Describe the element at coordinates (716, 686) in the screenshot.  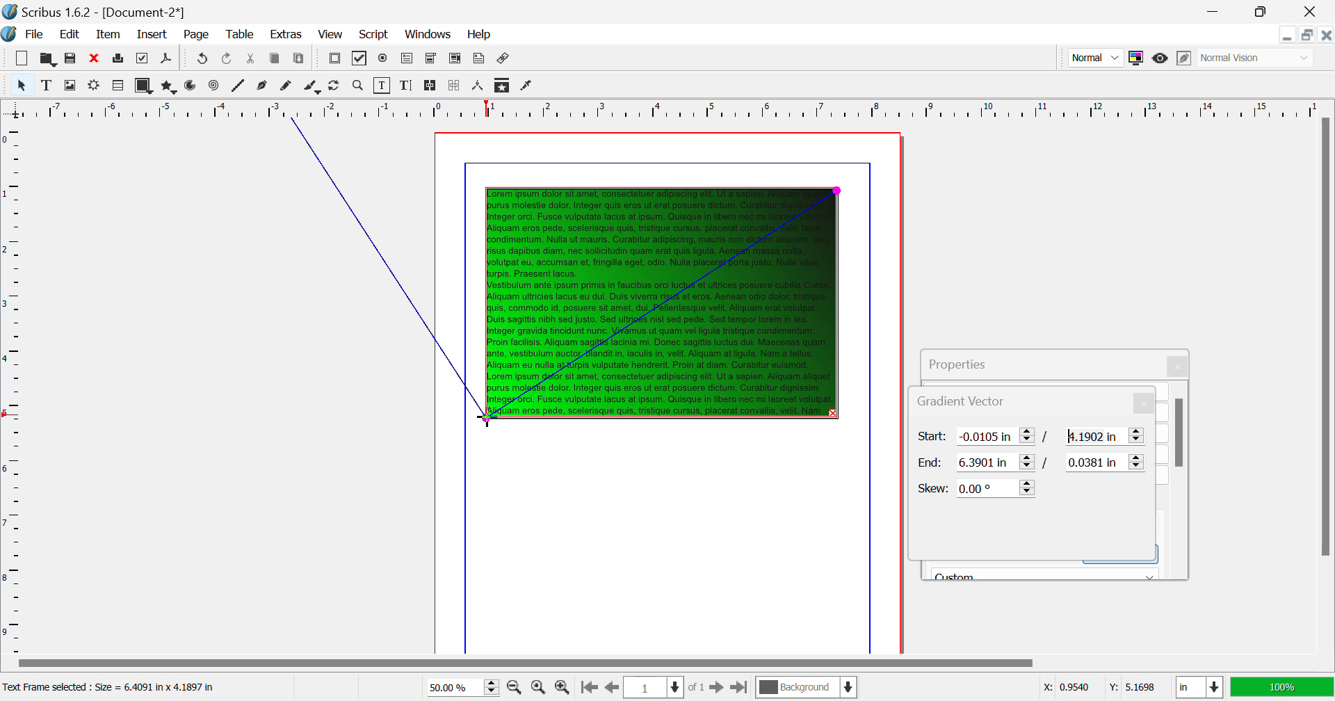
I see `Next Page` at that location.